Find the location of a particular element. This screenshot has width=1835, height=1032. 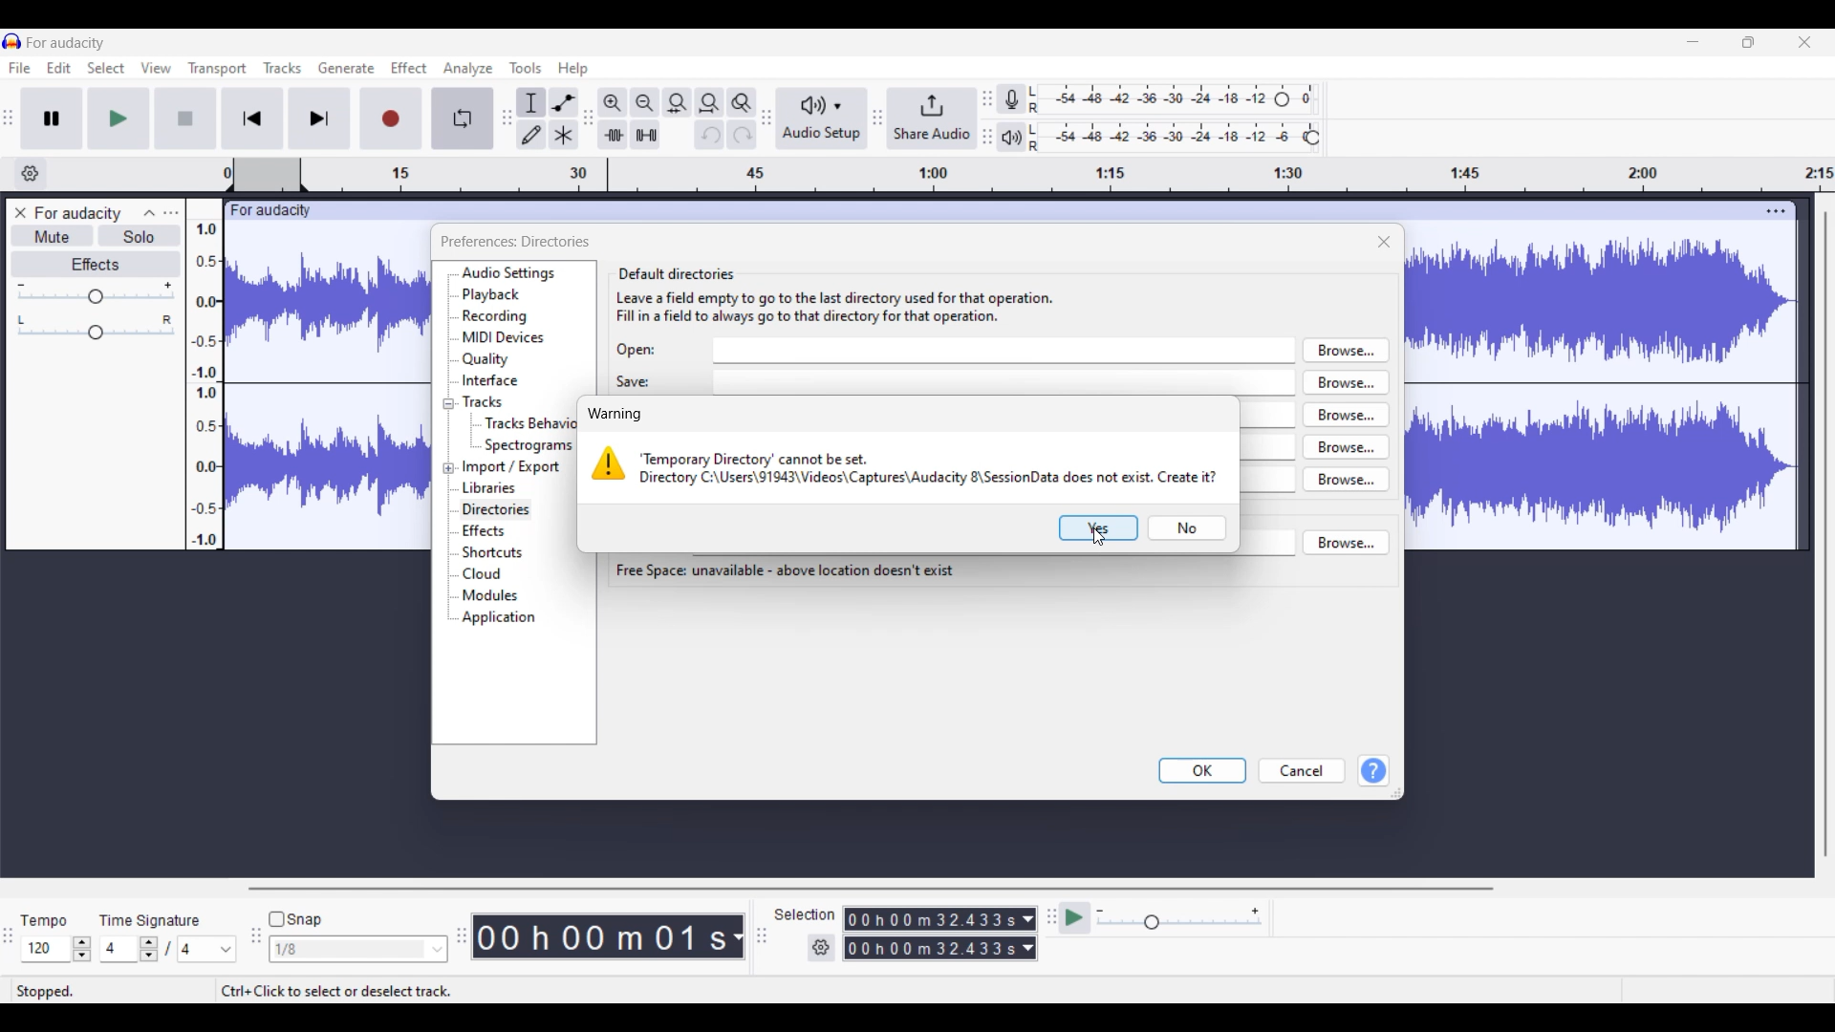

Playback speed scale is located at coordinates (1179, 917).